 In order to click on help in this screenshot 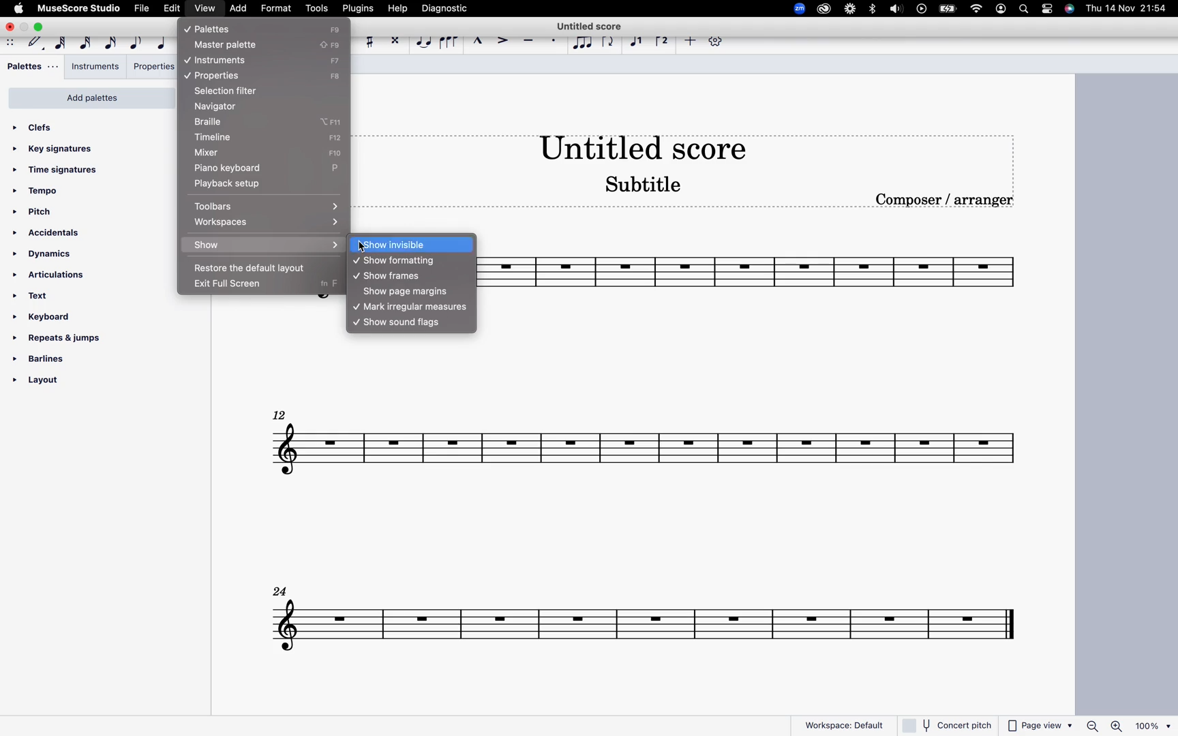, I will do `click(398, 10)`.